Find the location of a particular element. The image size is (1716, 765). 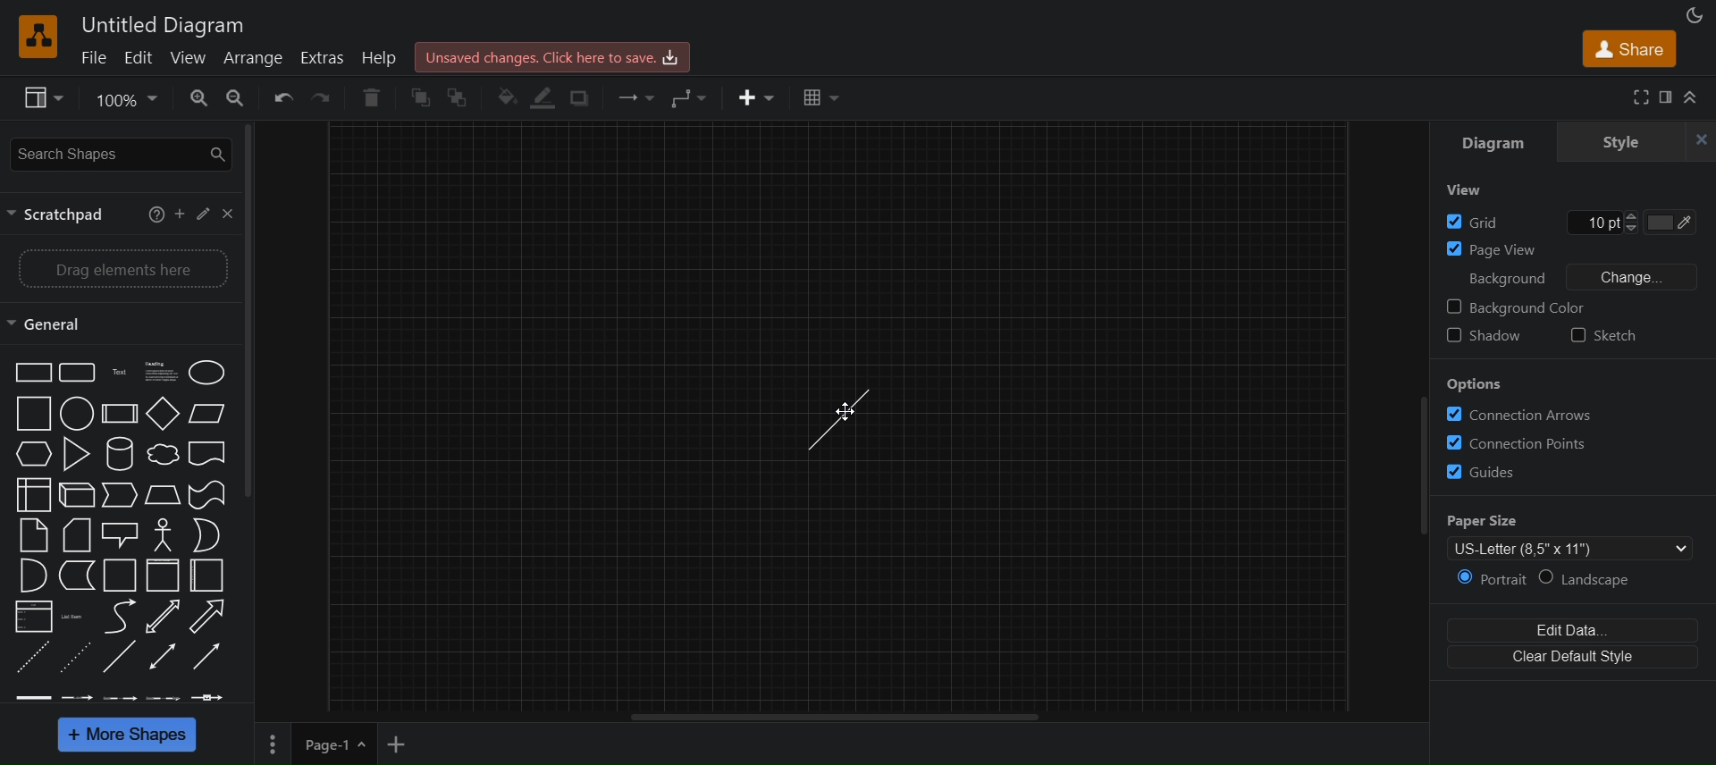

US-Letter (8,5" x 117)  is located at coordinates (1561, 551).